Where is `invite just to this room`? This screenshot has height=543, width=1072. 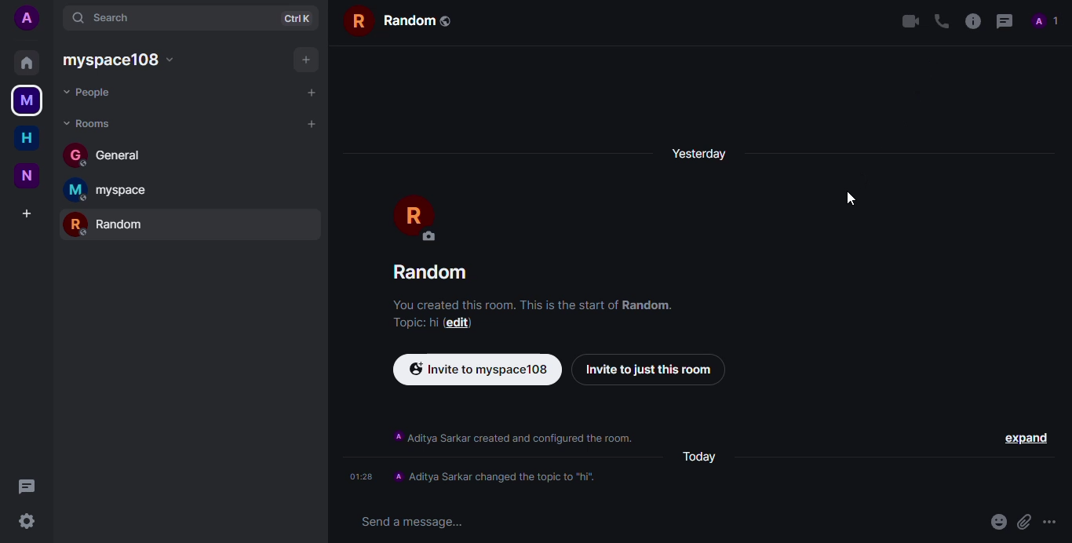
invite just to this room is located at coordinates (651, 369).